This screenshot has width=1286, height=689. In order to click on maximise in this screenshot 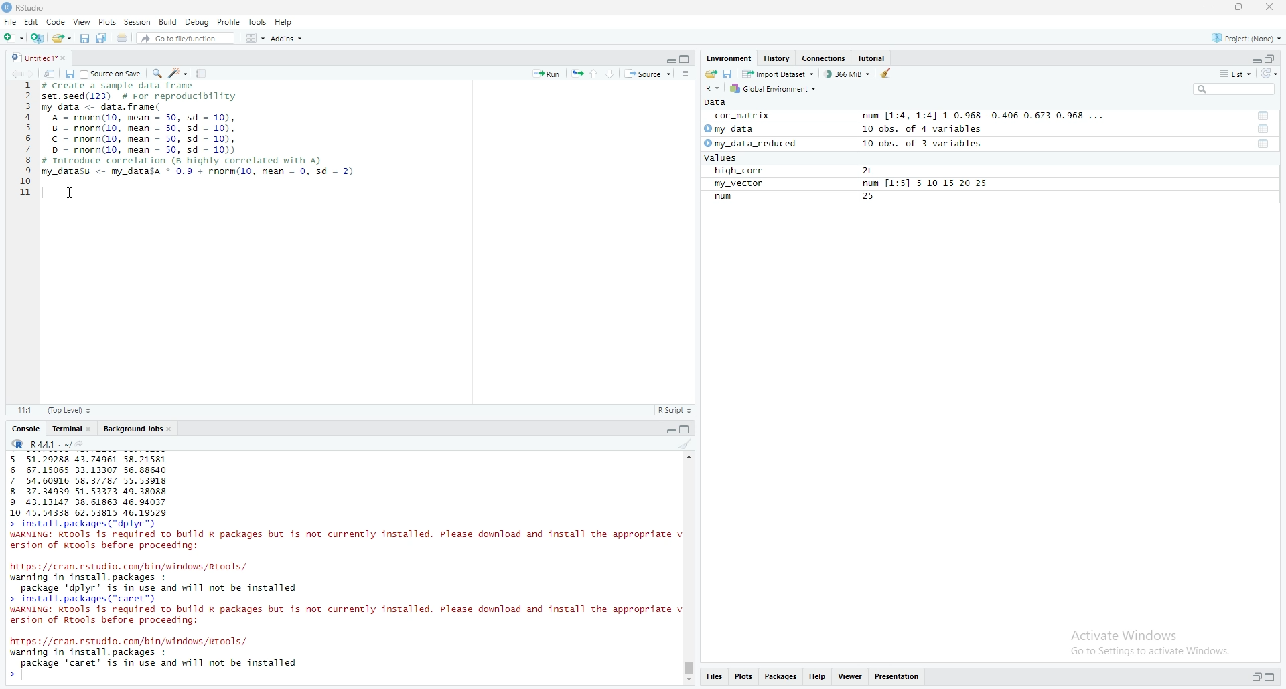, I will do `click(1240, 7)`.